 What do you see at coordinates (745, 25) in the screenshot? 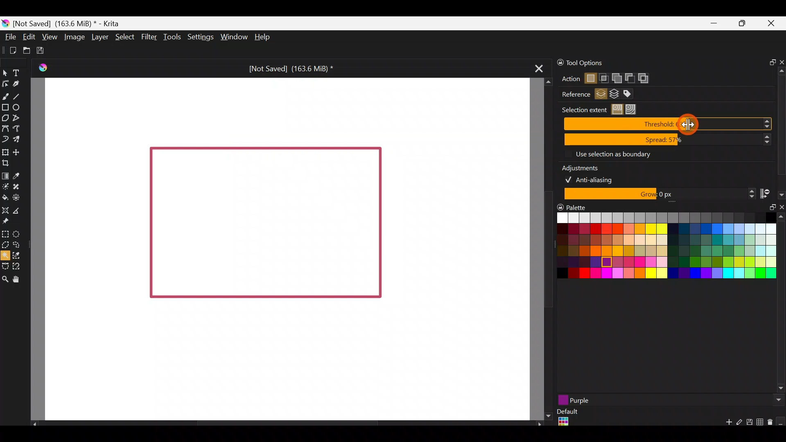
I see `Maximize` at bounding box center [745, 25].